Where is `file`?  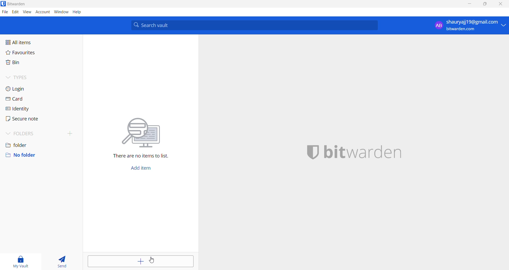
file is located at coordinates (5, 12).